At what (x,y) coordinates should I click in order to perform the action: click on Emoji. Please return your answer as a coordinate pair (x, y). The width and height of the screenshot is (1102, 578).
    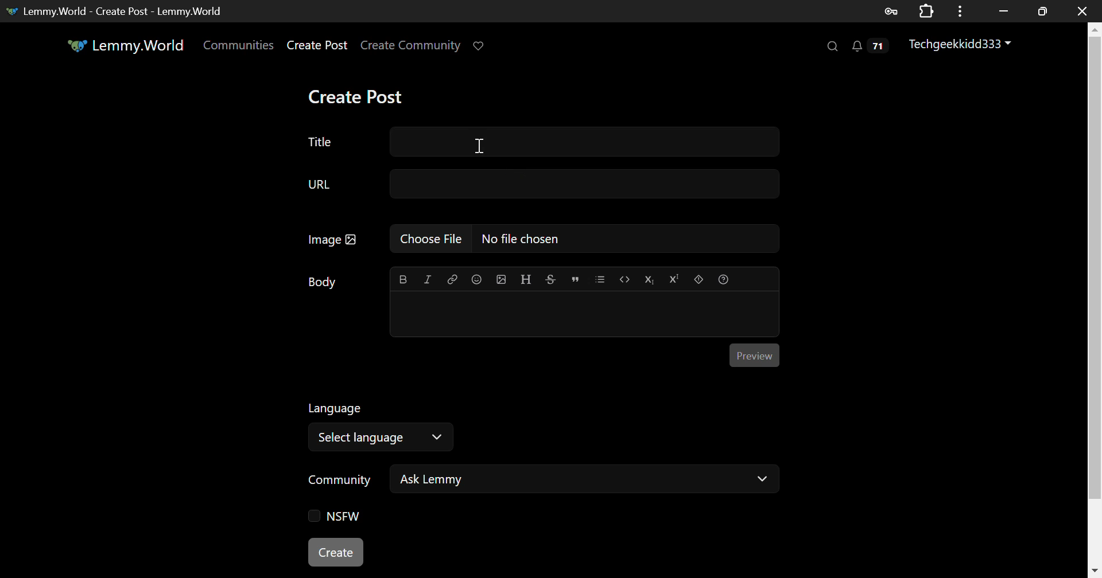
    Looking at the image, I should click on (476, 279).